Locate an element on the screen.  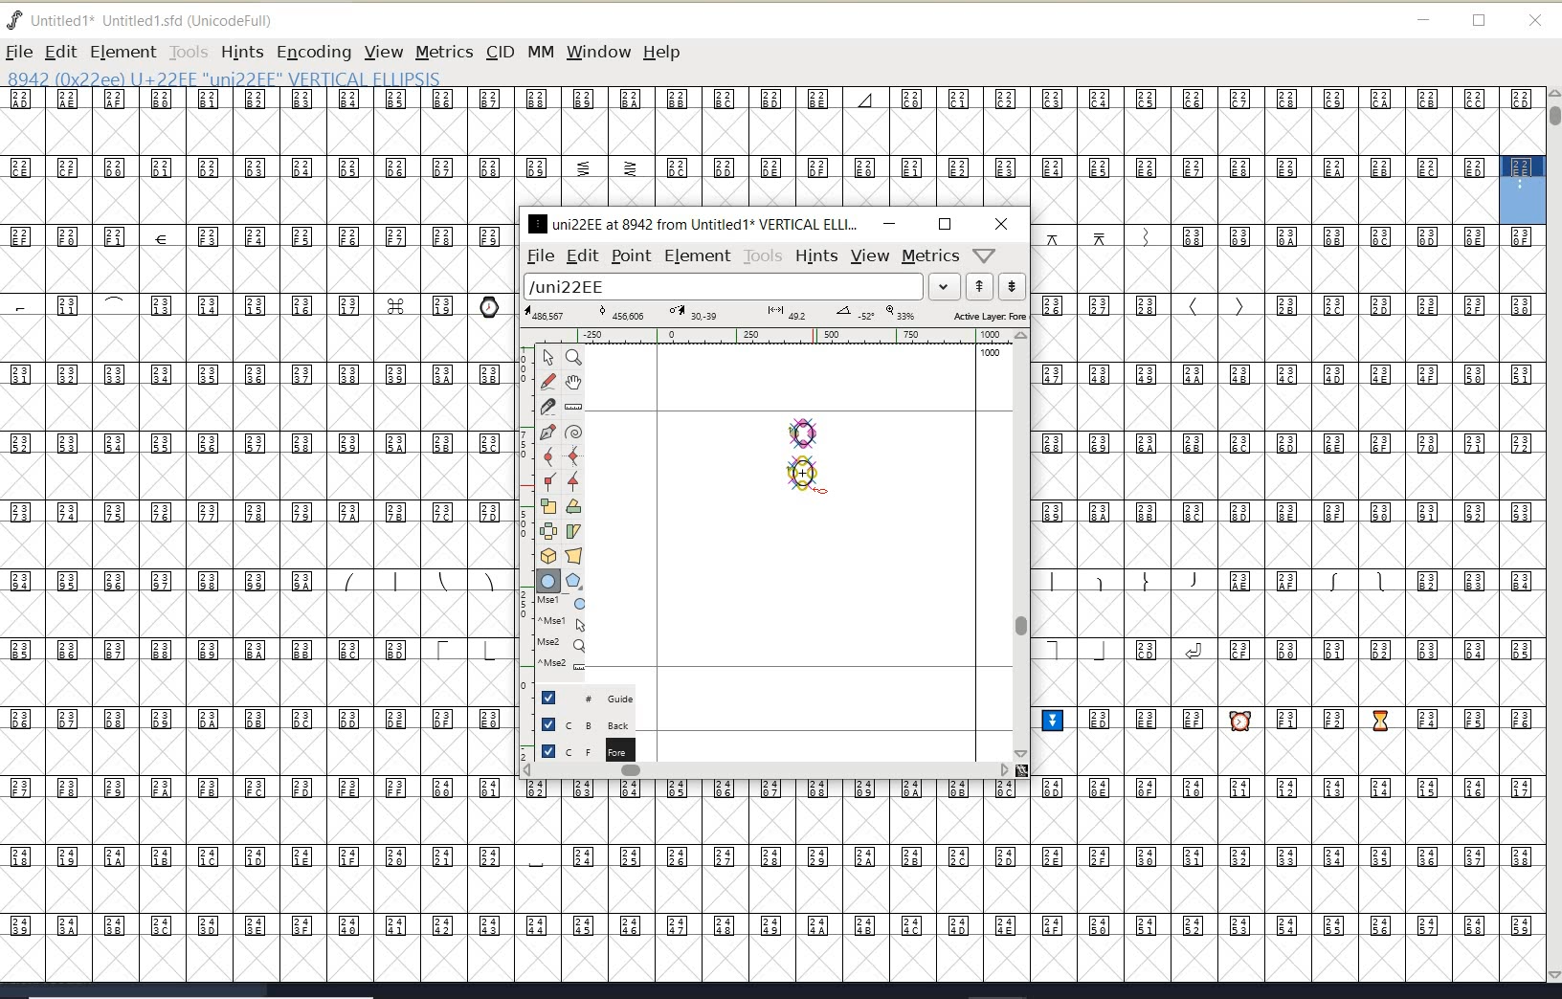
add a tangent point is located at coordinates (571, 478).